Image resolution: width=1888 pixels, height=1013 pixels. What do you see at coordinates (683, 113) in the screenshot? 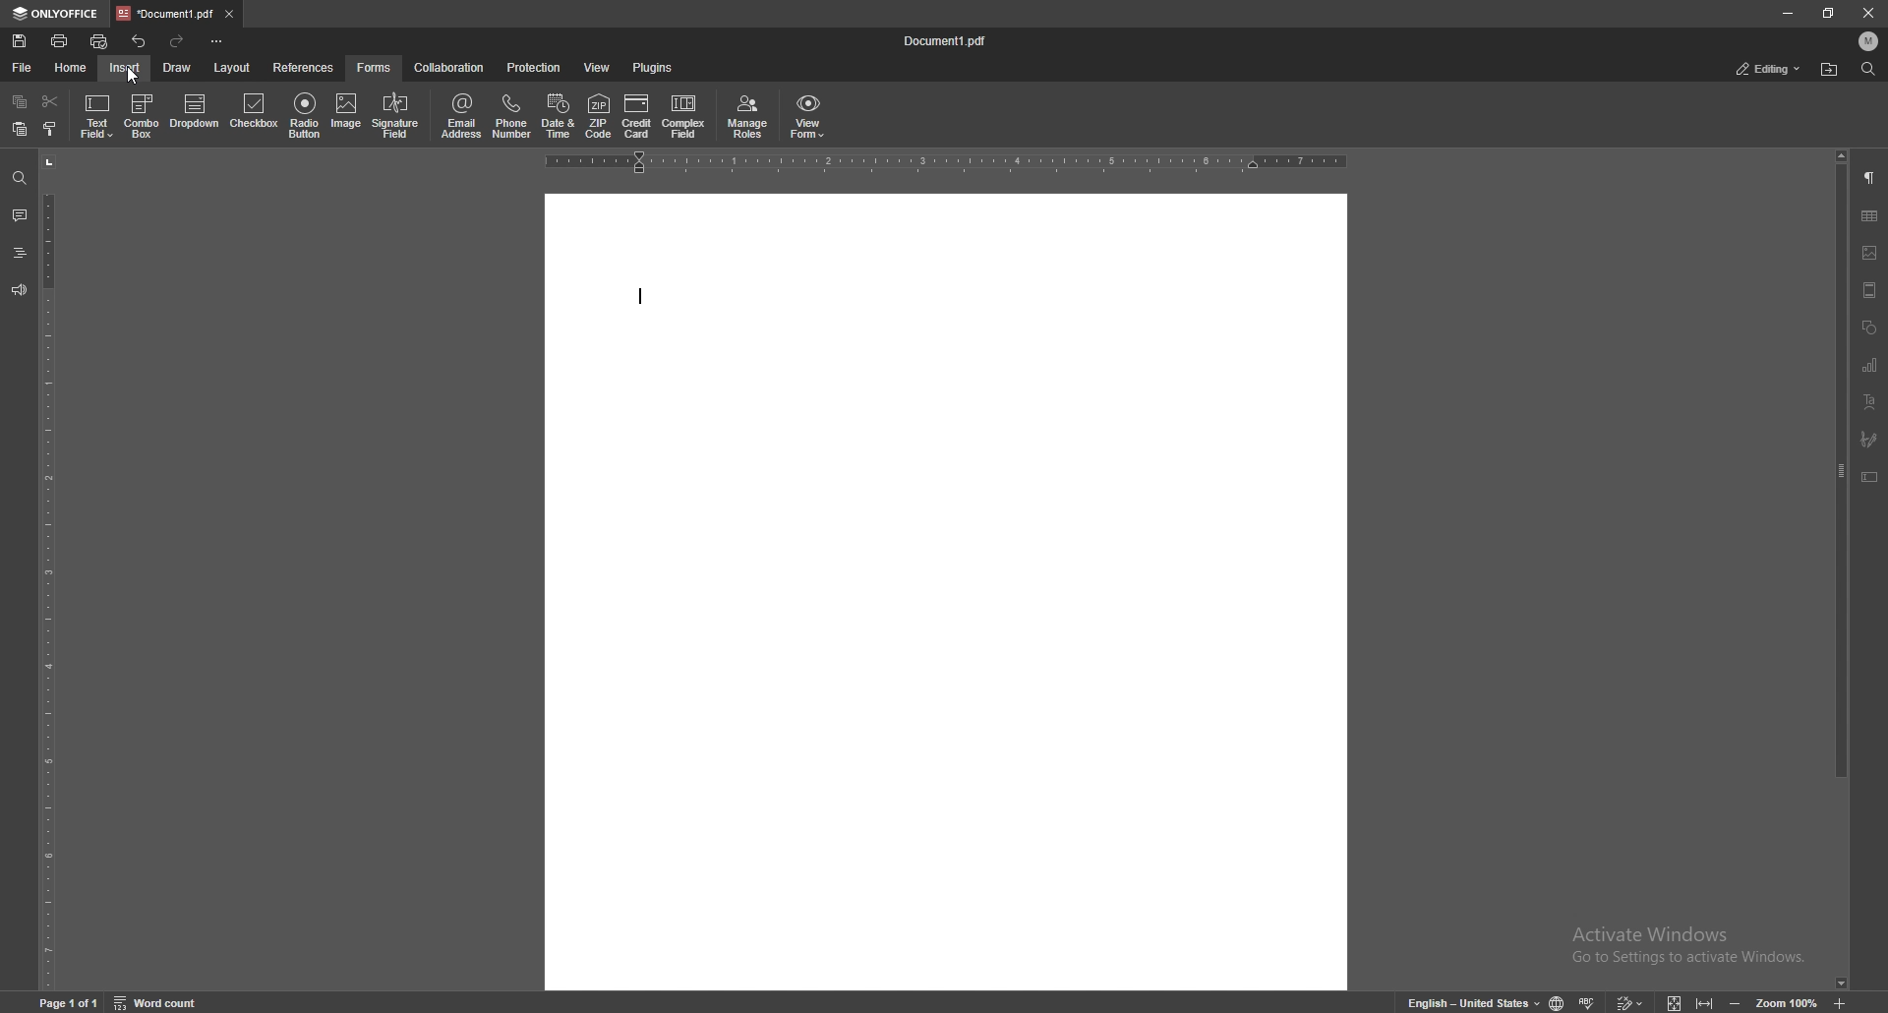
I see `complex field` at bounding box center [683, 113].